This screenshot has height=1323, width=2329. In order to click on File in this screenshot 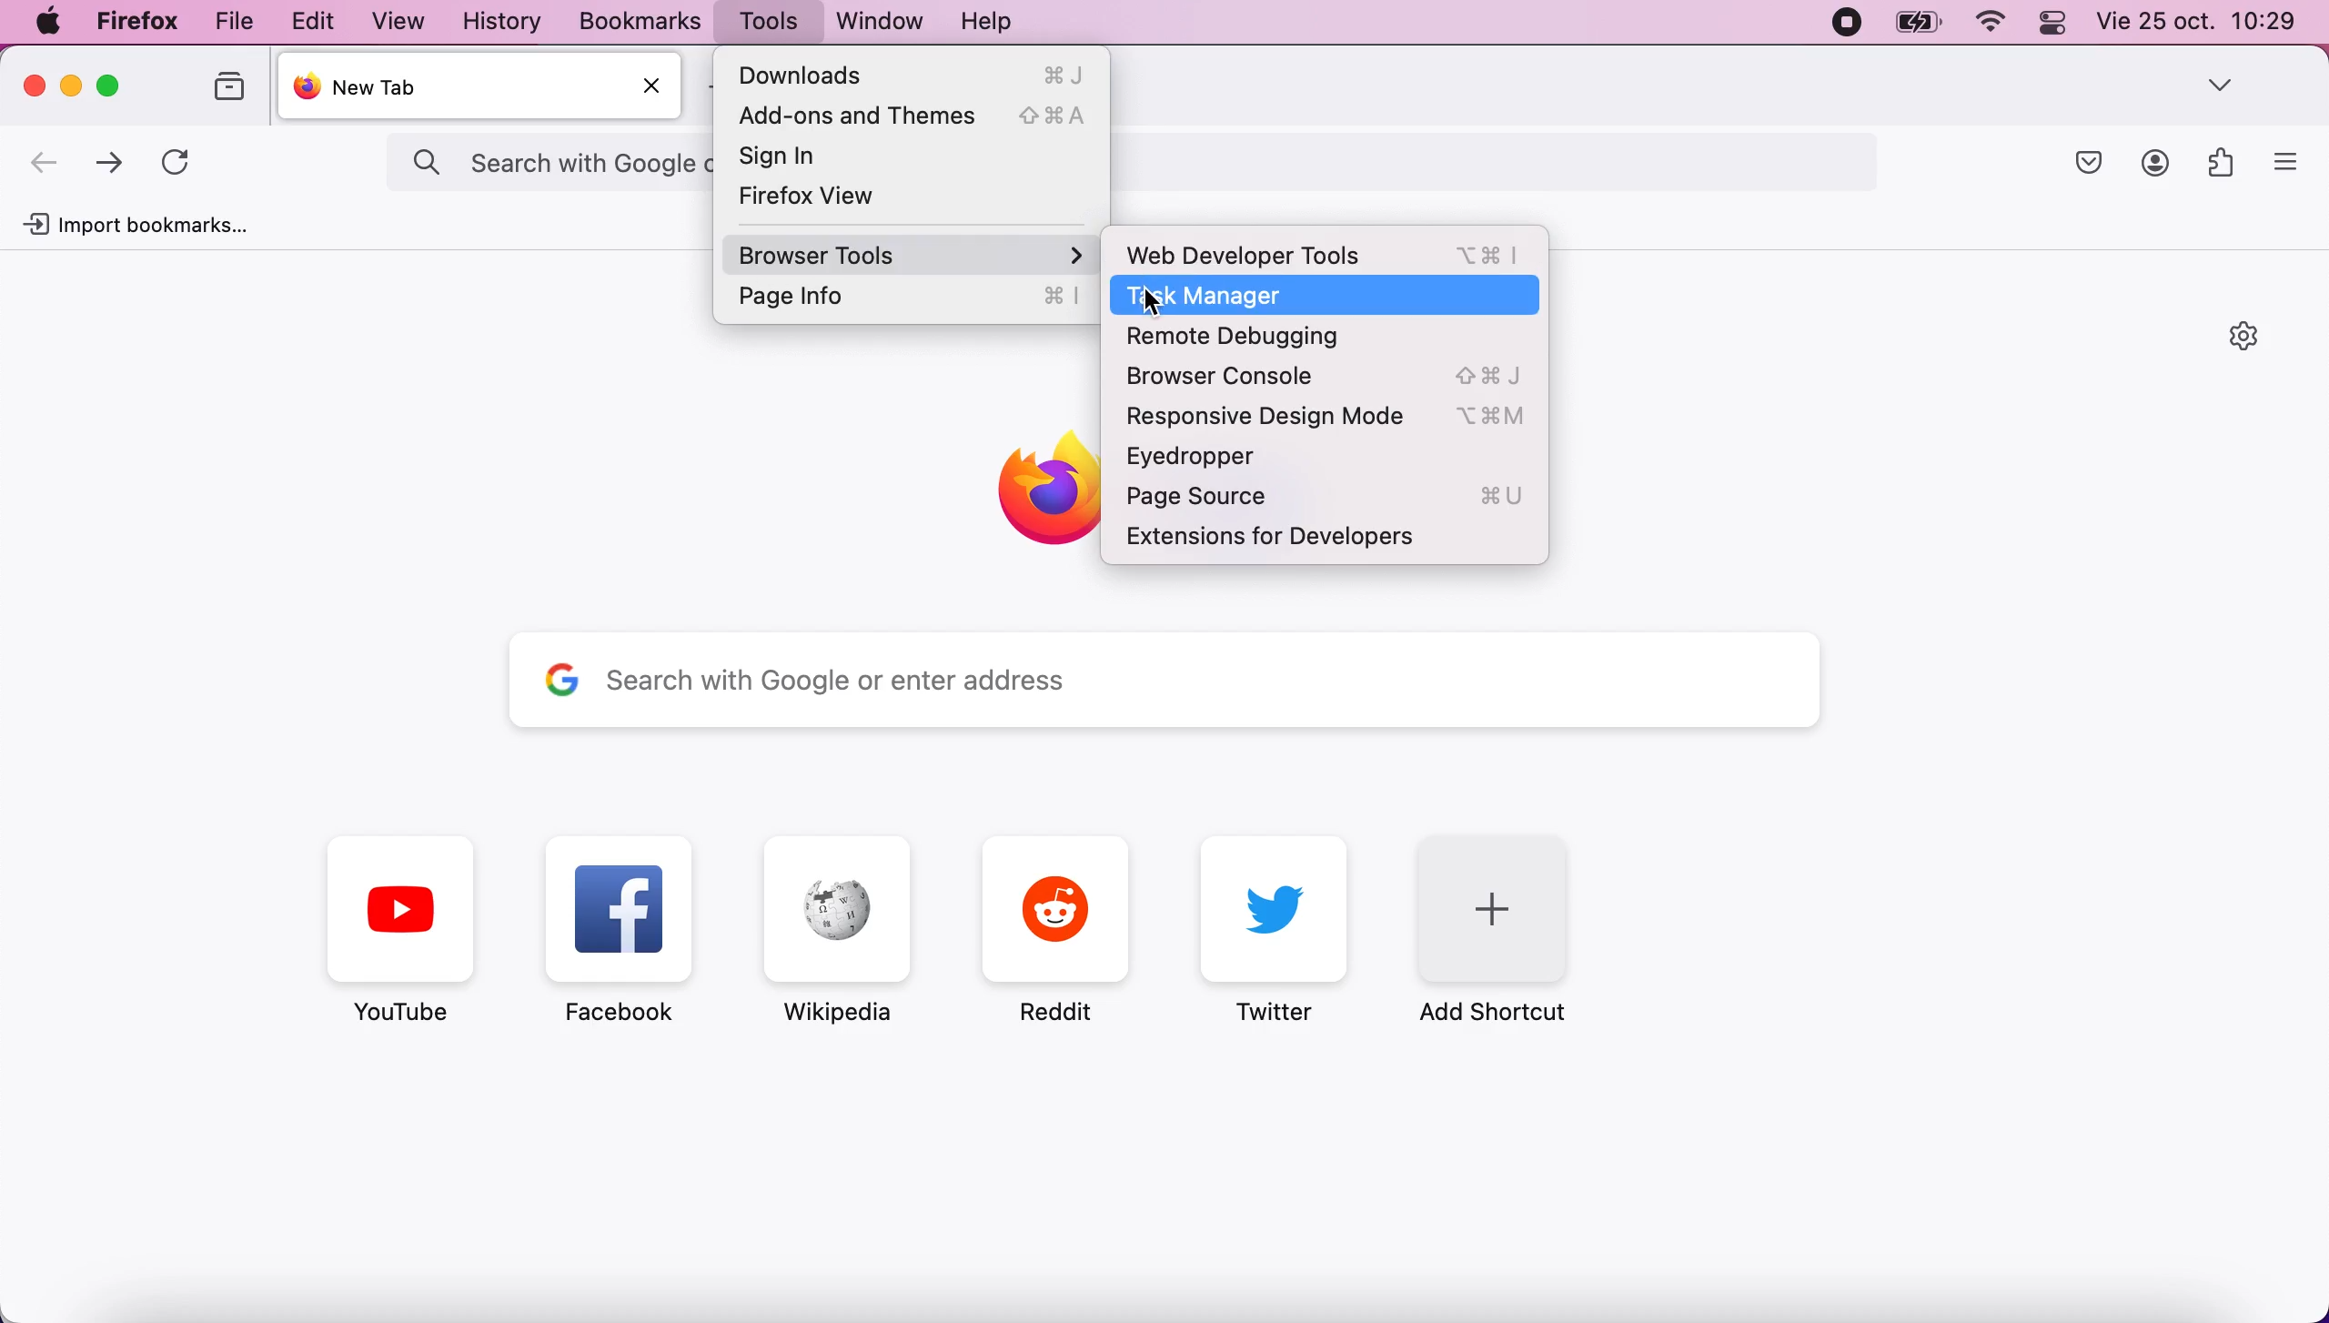, I will do `click(233, 22)`.